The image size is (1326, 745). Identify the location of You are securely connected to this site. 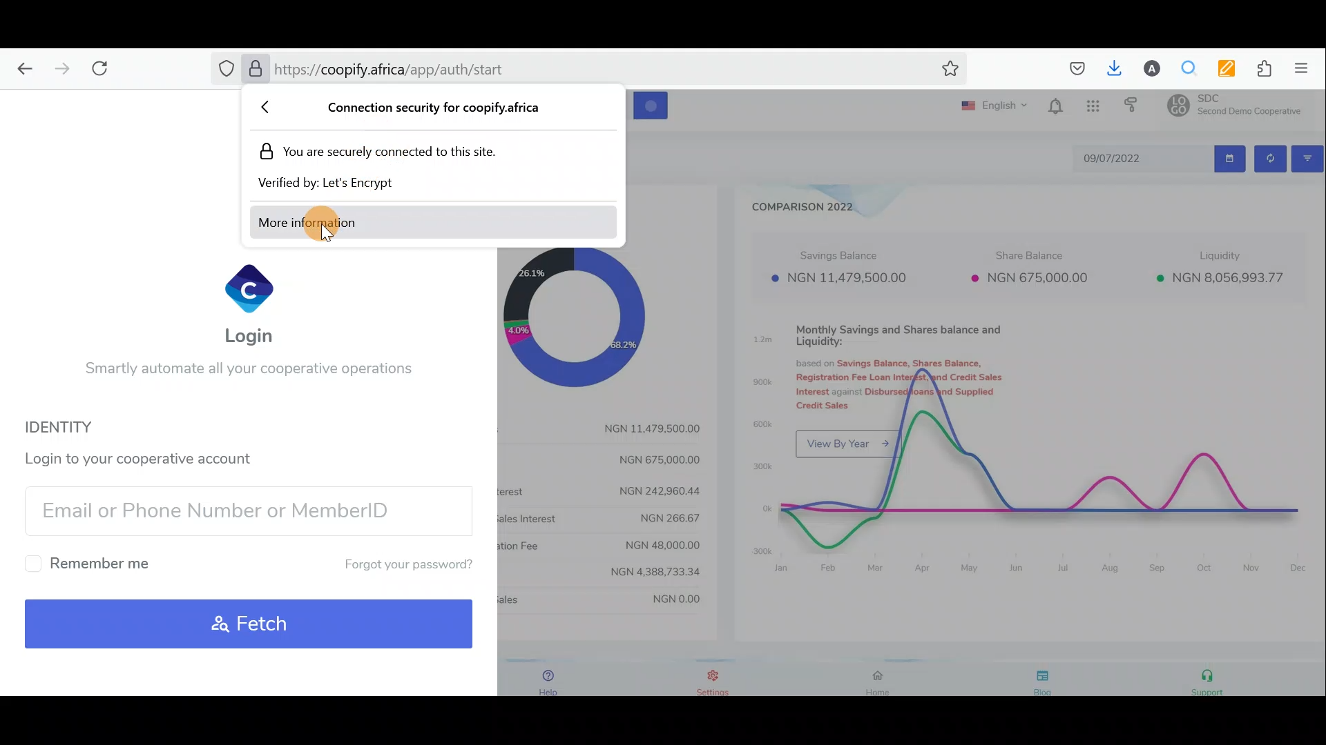
(393, 150).